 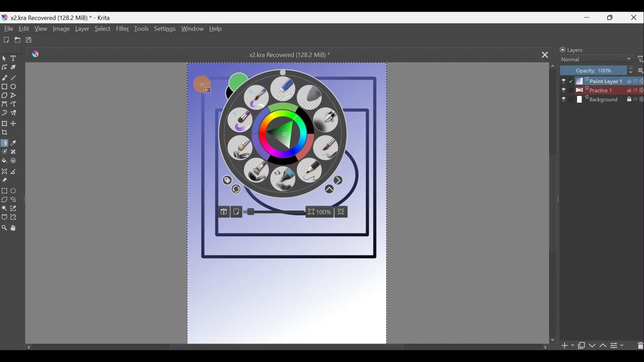 I want to click on Cursor, so click(x=294, y=116).